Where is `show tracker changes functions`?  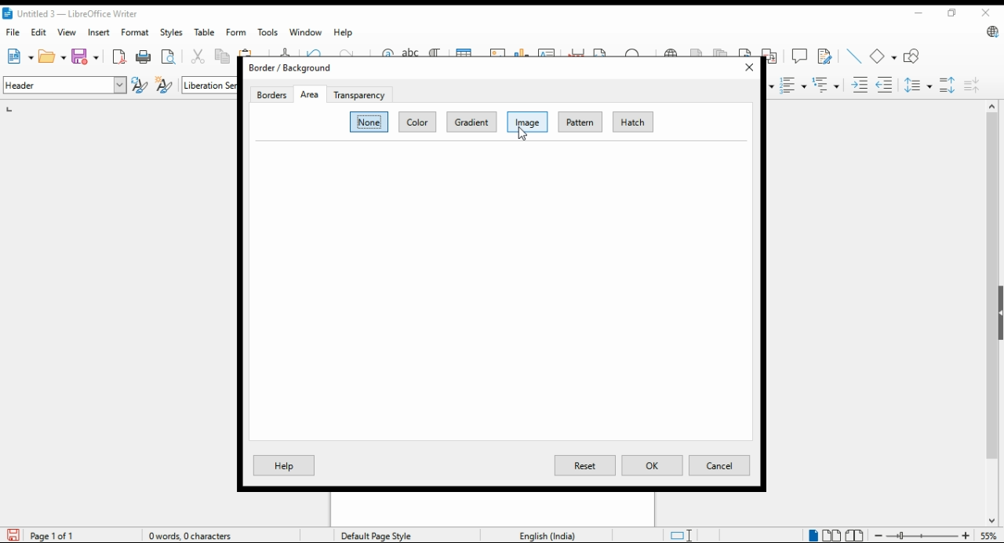
show tracker changes functions is located at coordinates (827, 55).